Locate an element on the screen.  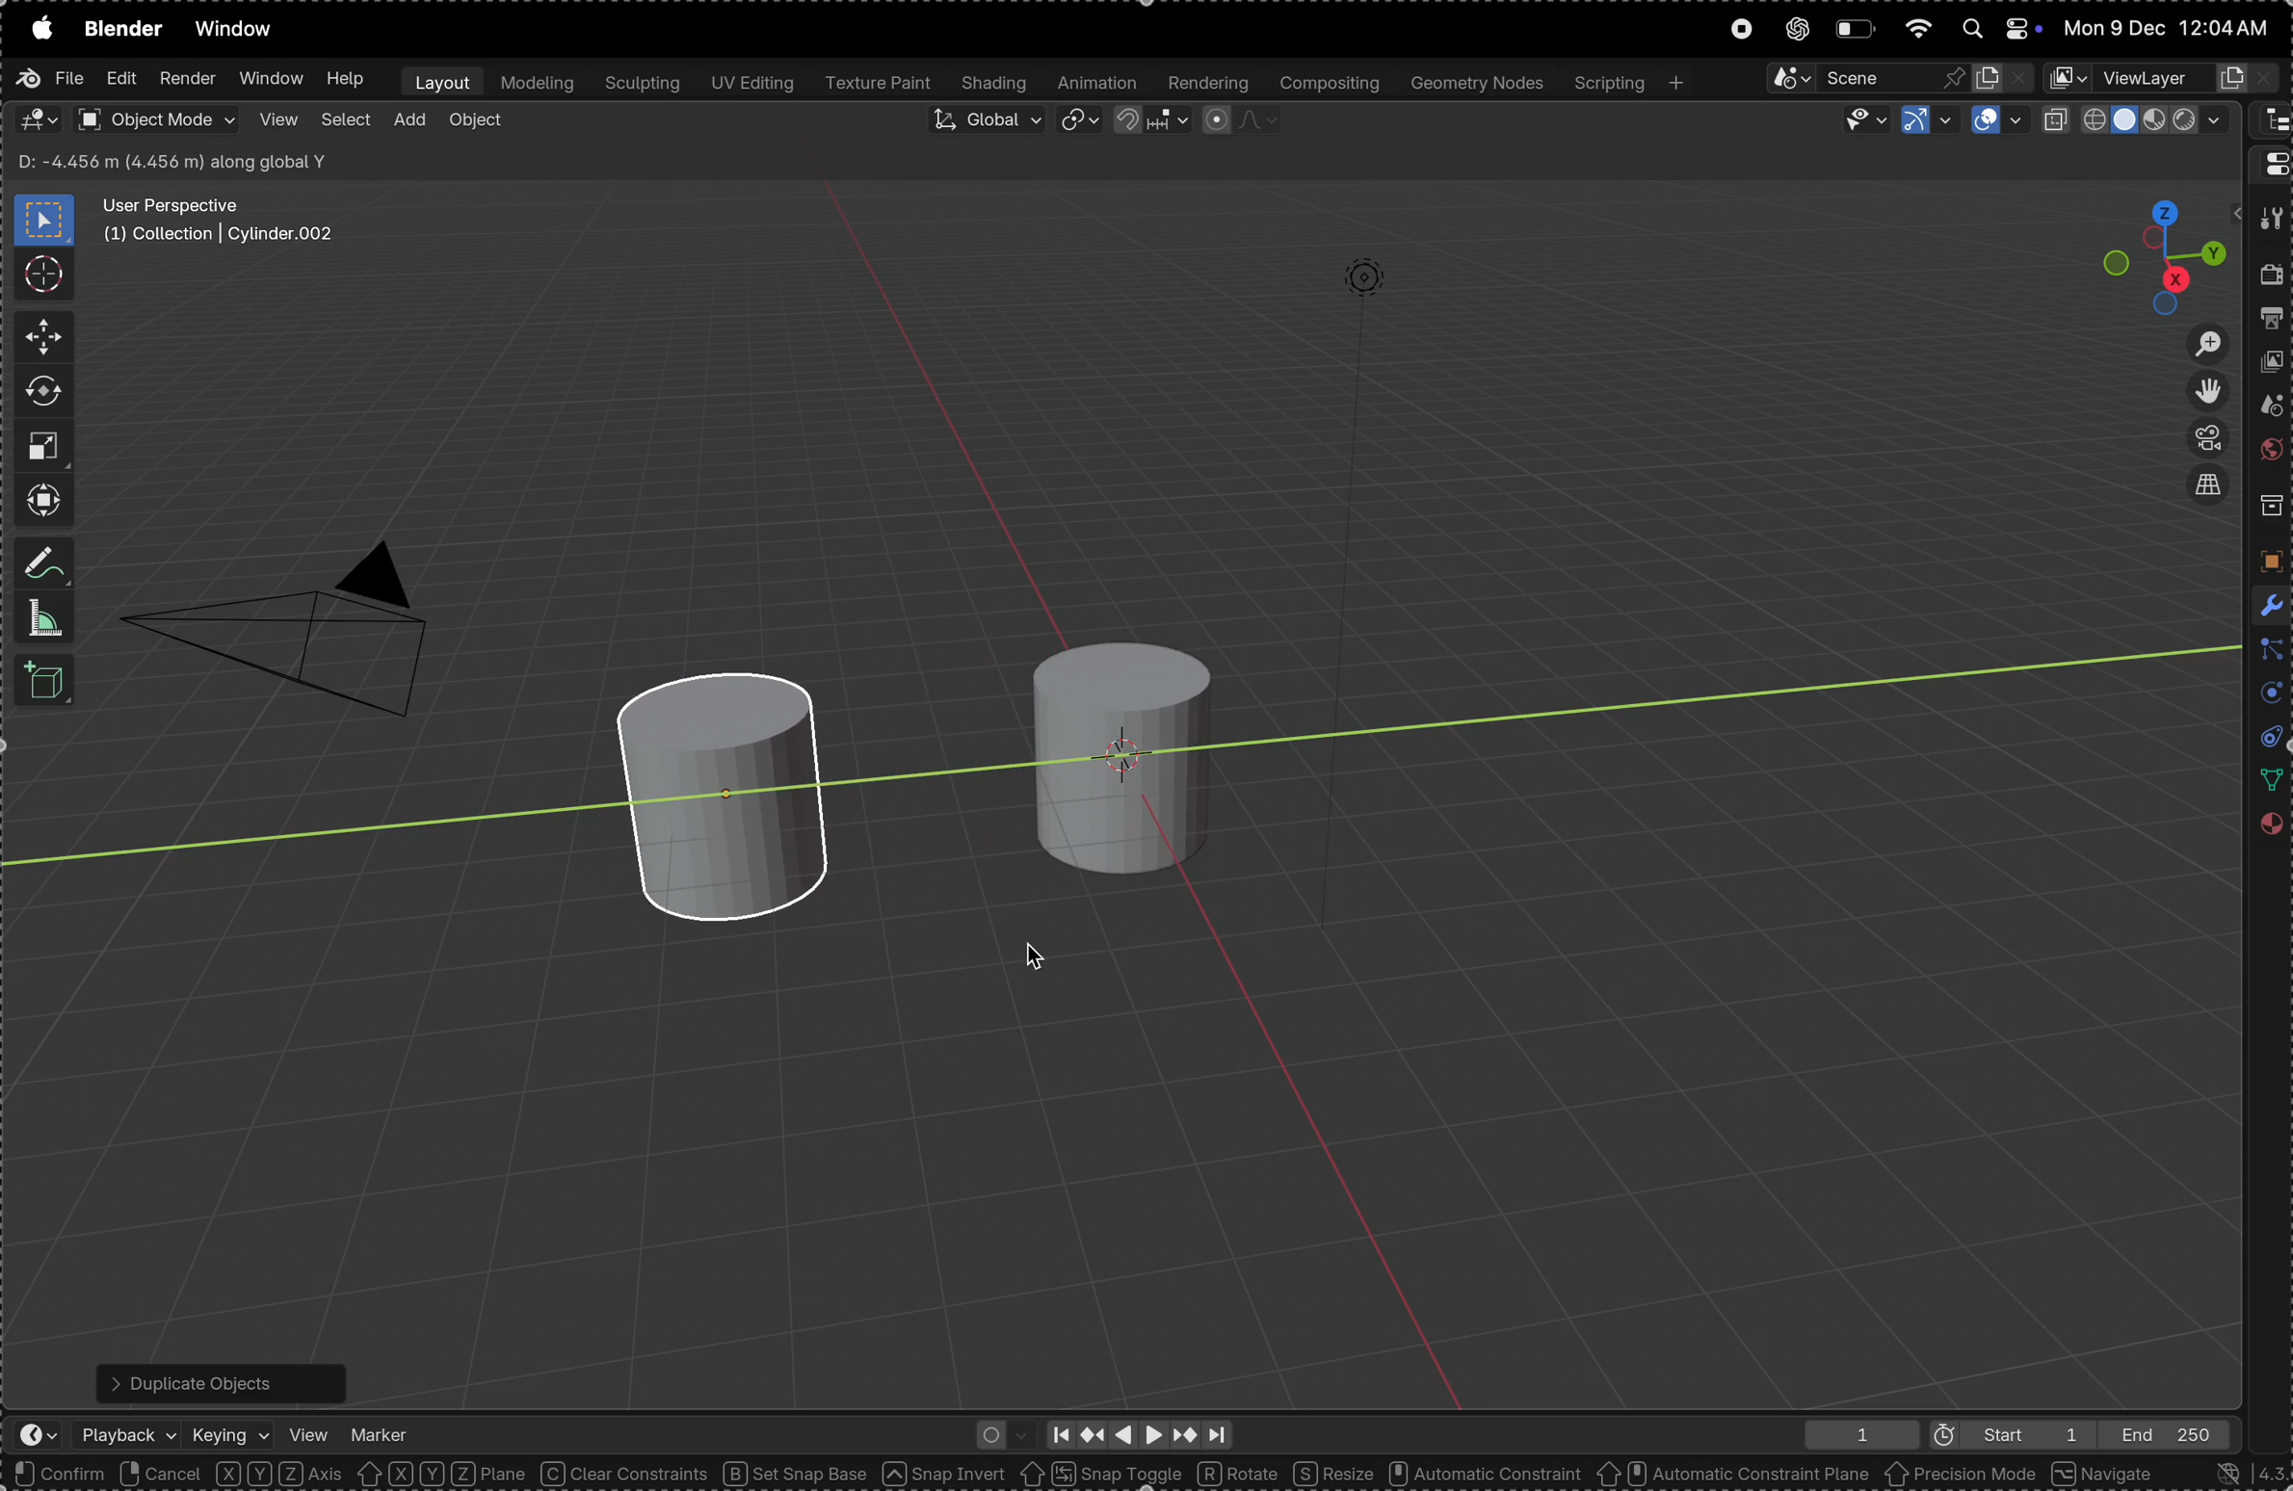
Geometry notes is located at coordinates (1474, 82).